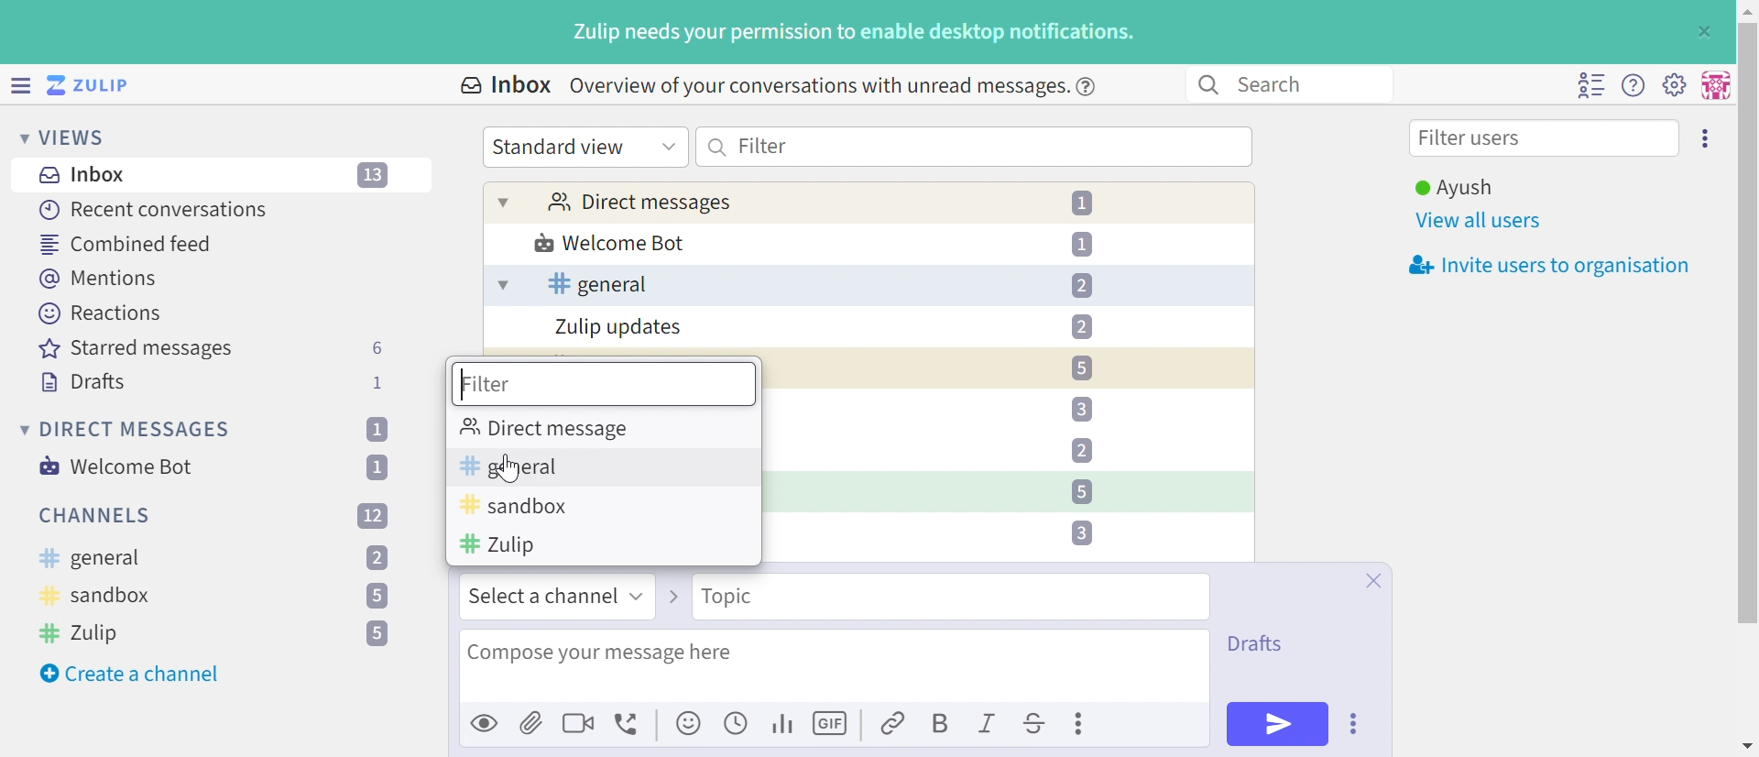 The height and width of the screenshot is (757, 1759). Describe the element at coordinates (1278, 724) in the screenshot. I see `Send` at that location.